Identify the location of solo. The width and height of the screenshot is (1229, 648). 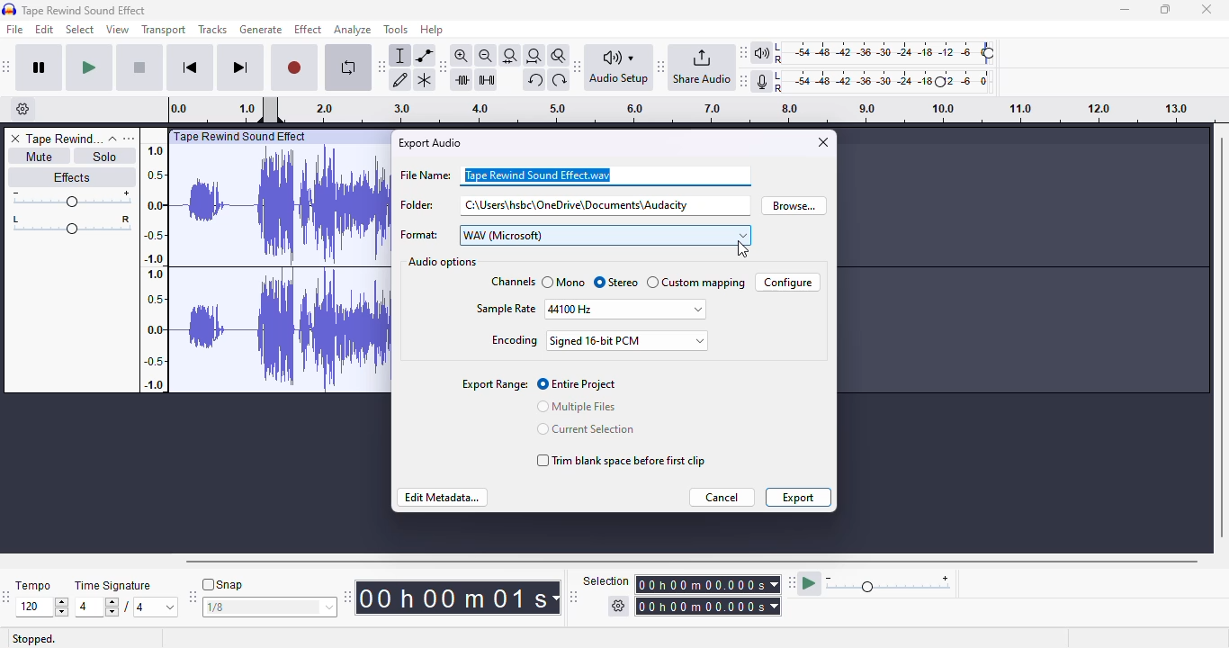
(108, 156).